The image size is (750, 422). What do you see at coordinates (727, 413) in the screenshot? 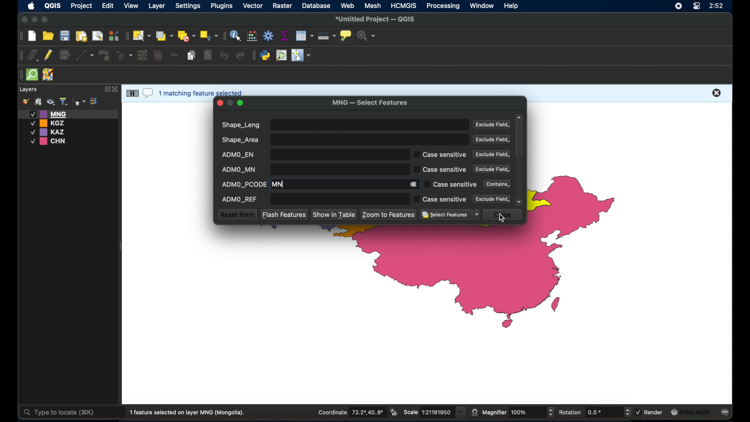
I see `messages` at bounding box center [727, 413].